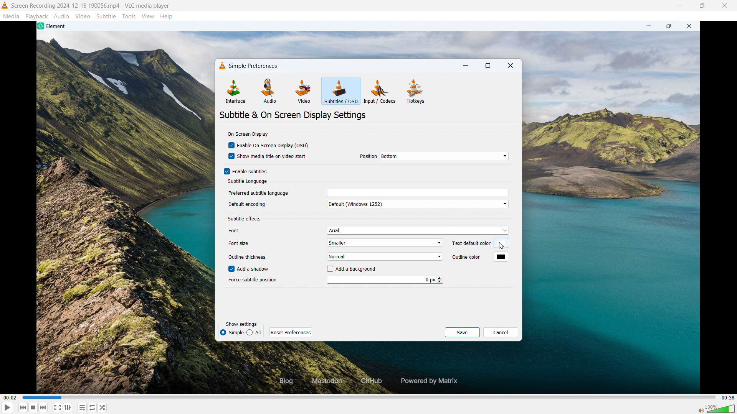  I want to click on Input or codecs , so click(380, 91).